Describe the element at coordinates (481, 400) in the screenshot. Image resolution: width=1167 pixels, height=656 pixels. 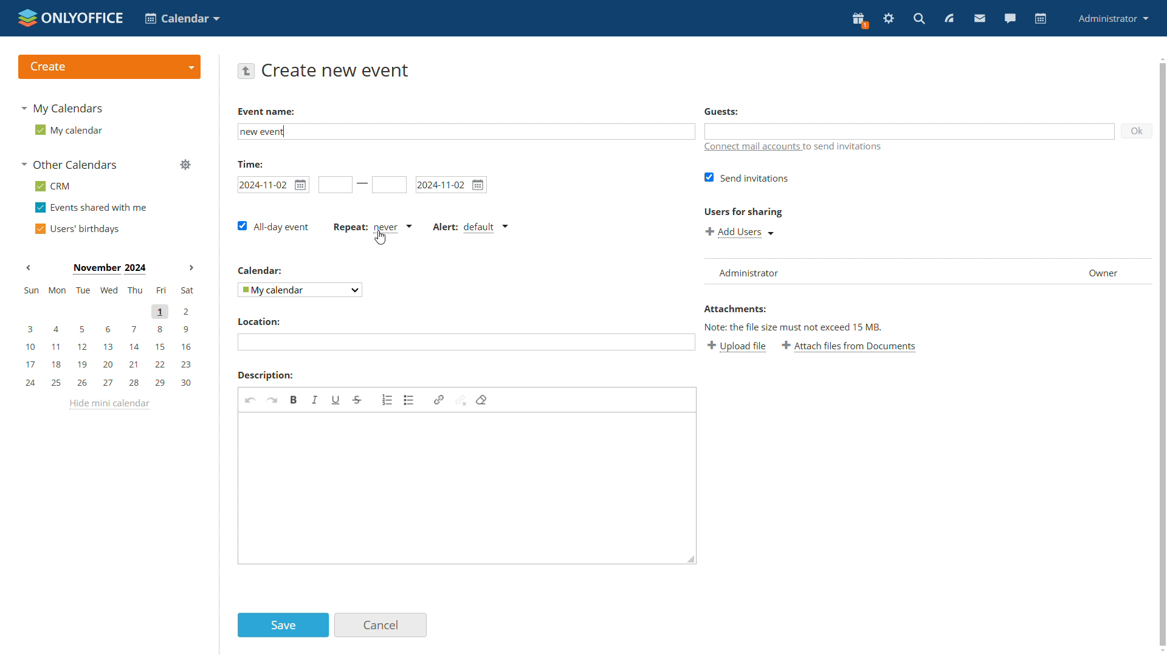
I see `remove format` at that location.